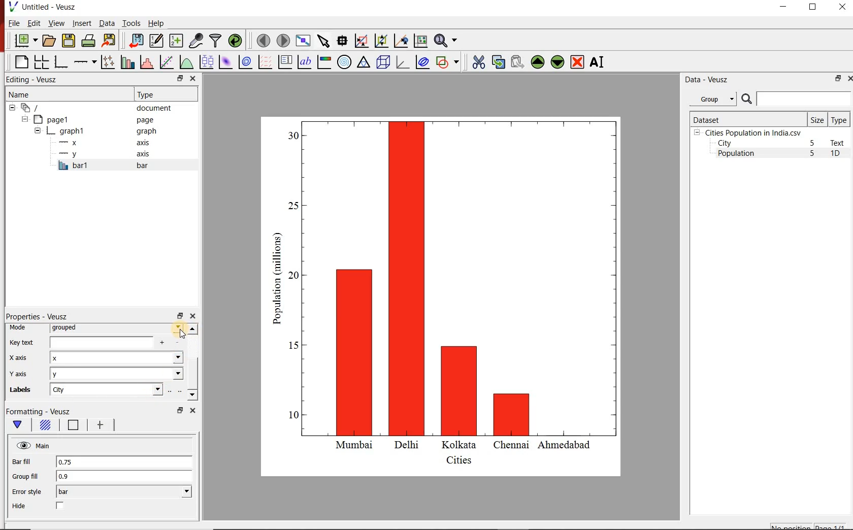 Image resolution: width=853 pixels, height=530 pixels. What do you see at coordinates (498, 61) in the screenshot?
I see `copy the selected widget` at bounding box center [498, 61].